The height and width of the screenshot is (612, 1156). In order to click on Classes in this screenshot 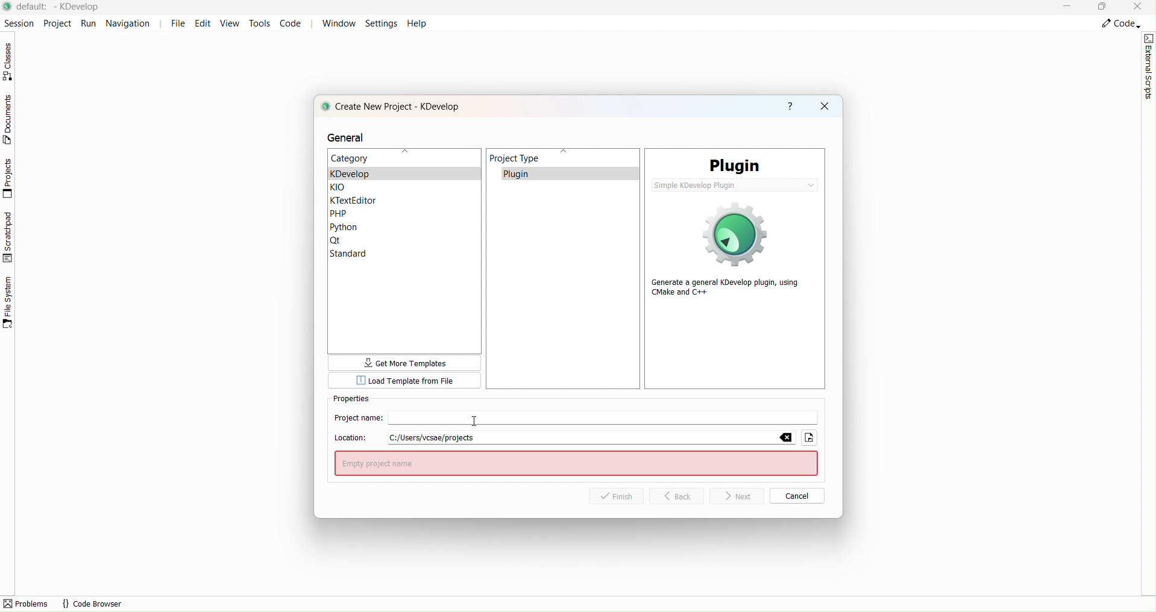, I will do `click(11, 61)`.